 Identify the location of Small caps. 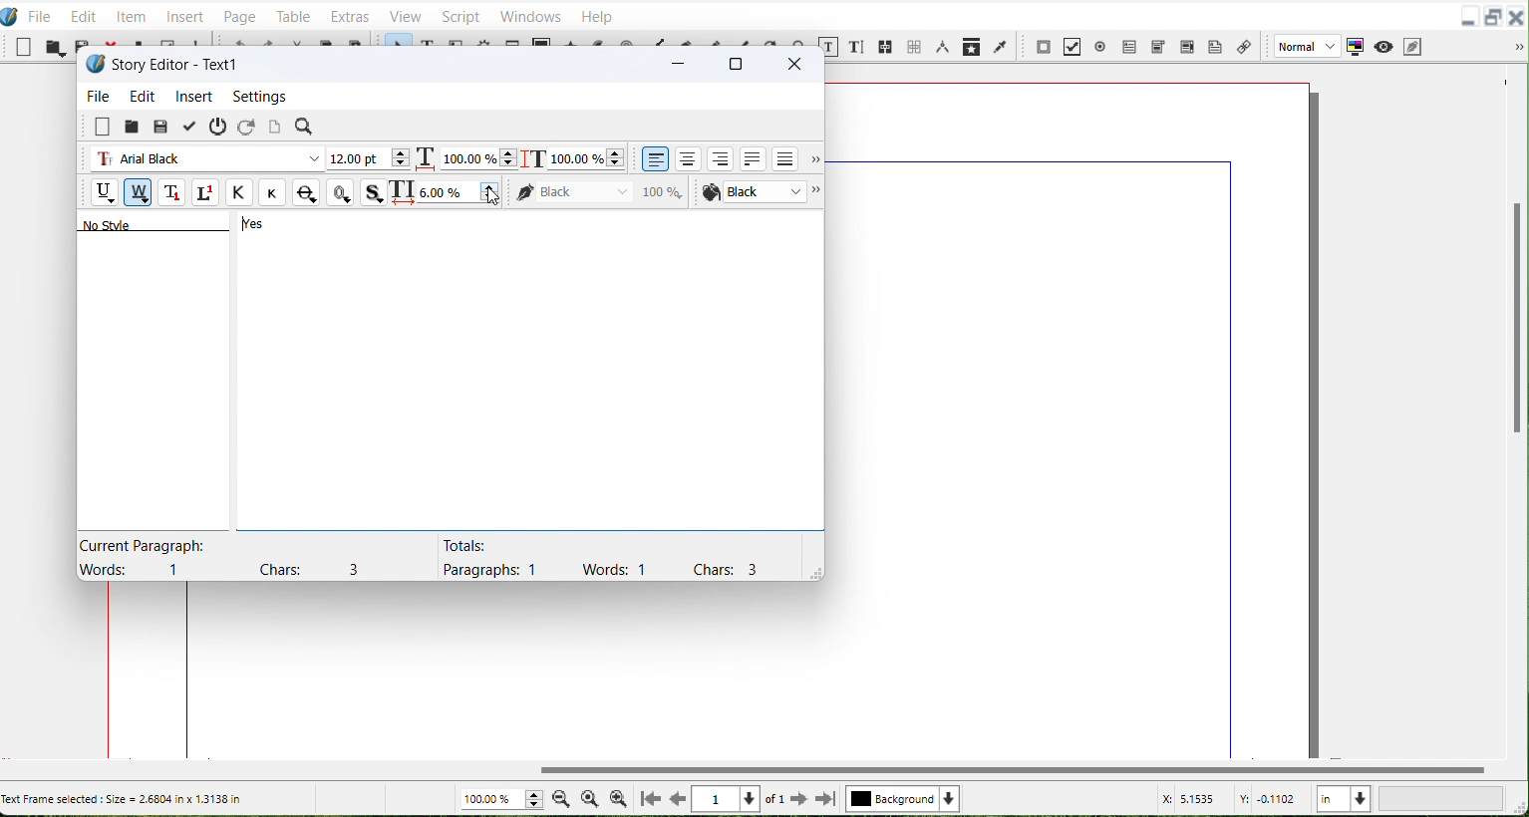
(271, 191).